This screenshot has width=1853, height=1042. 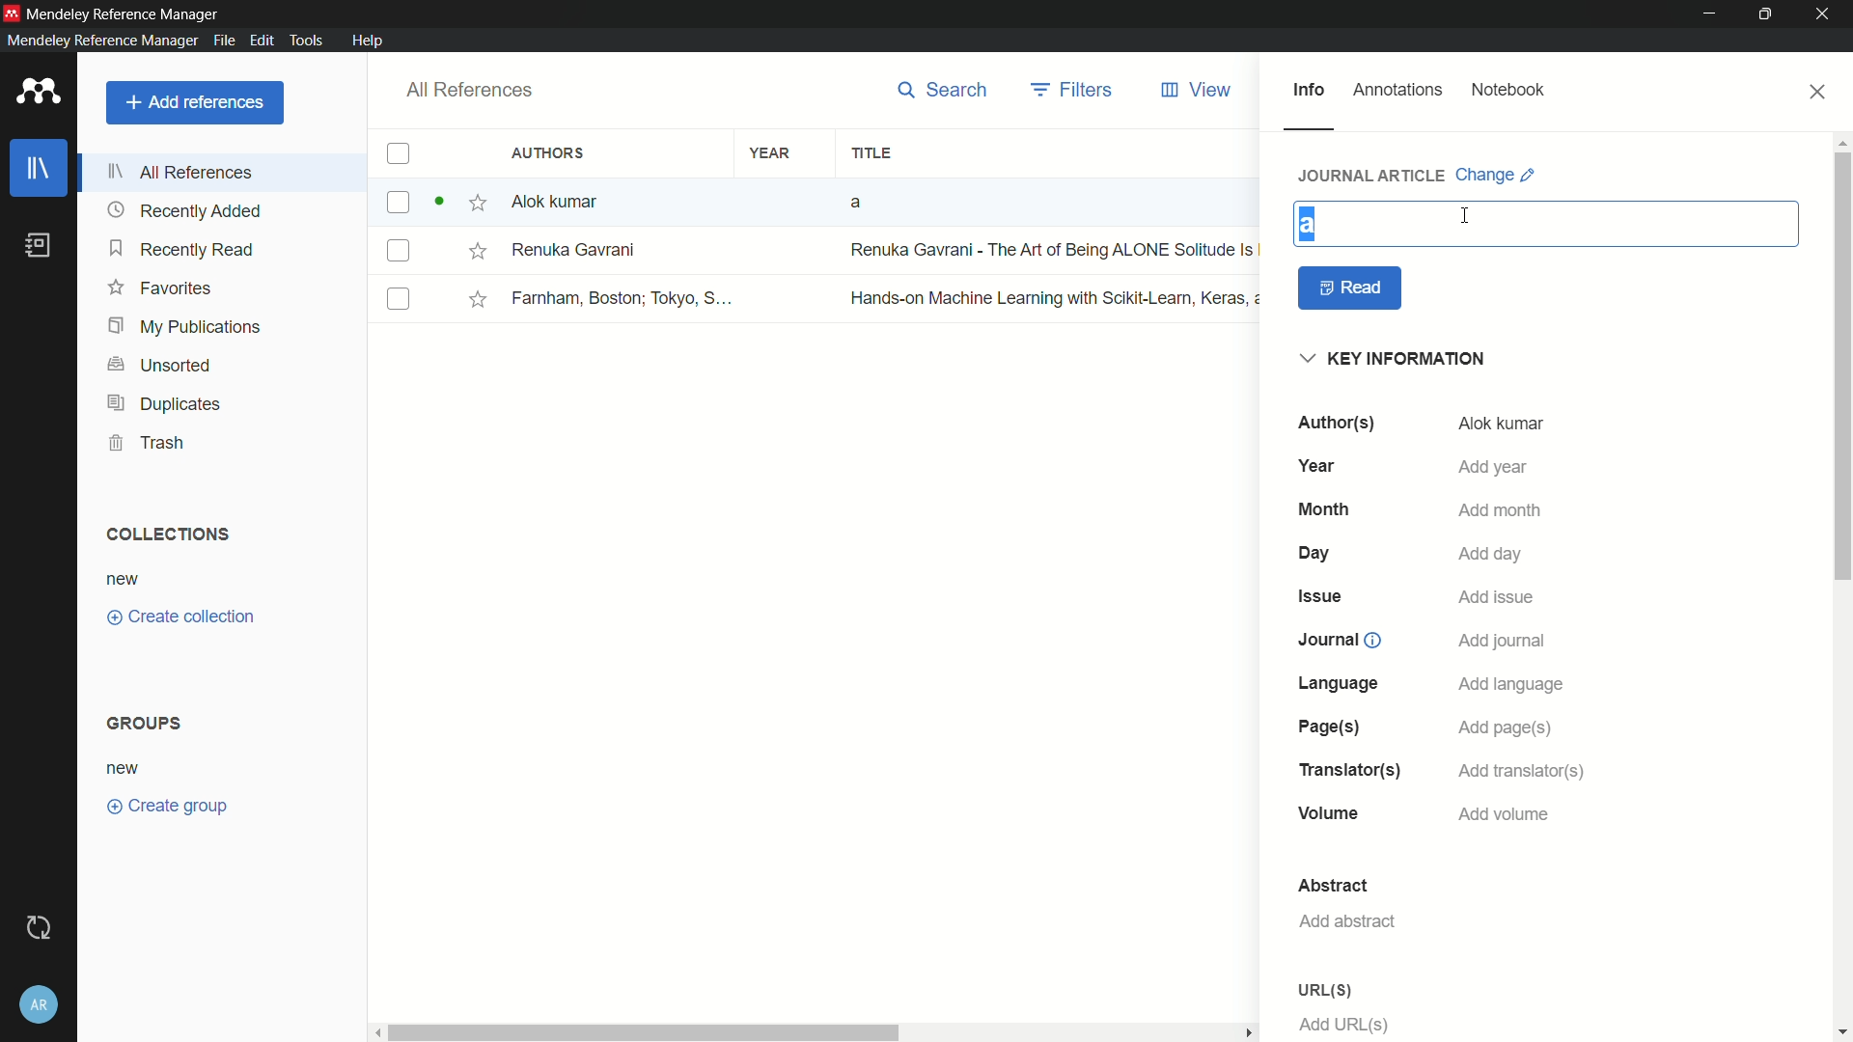 I want to click on alok kumar, so click(x=1501, y=425).